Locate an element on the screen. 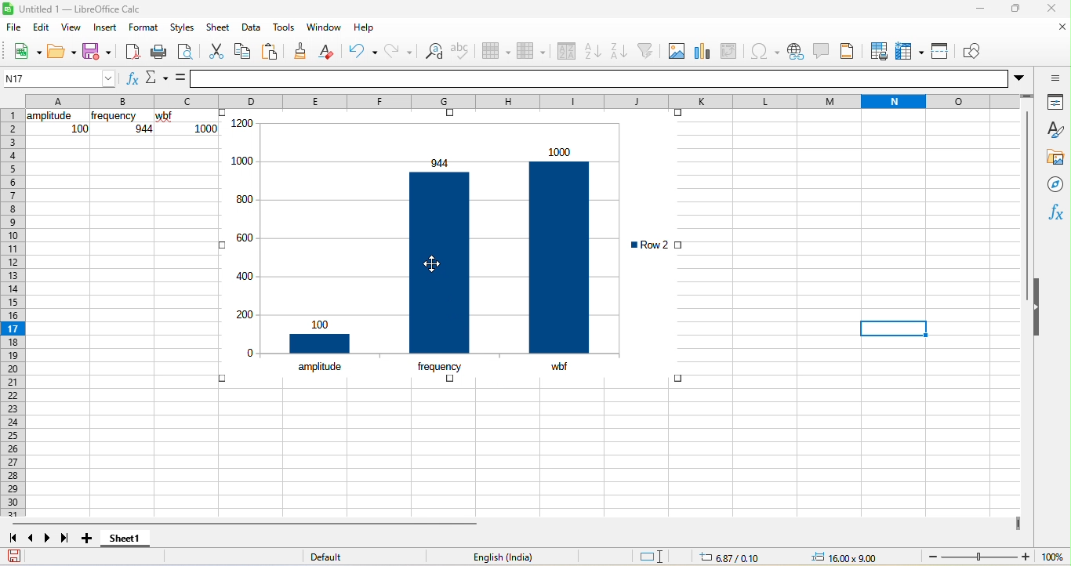 The height and width of the screenshot is (566, 1071). image is located at coordinates (676, 52).